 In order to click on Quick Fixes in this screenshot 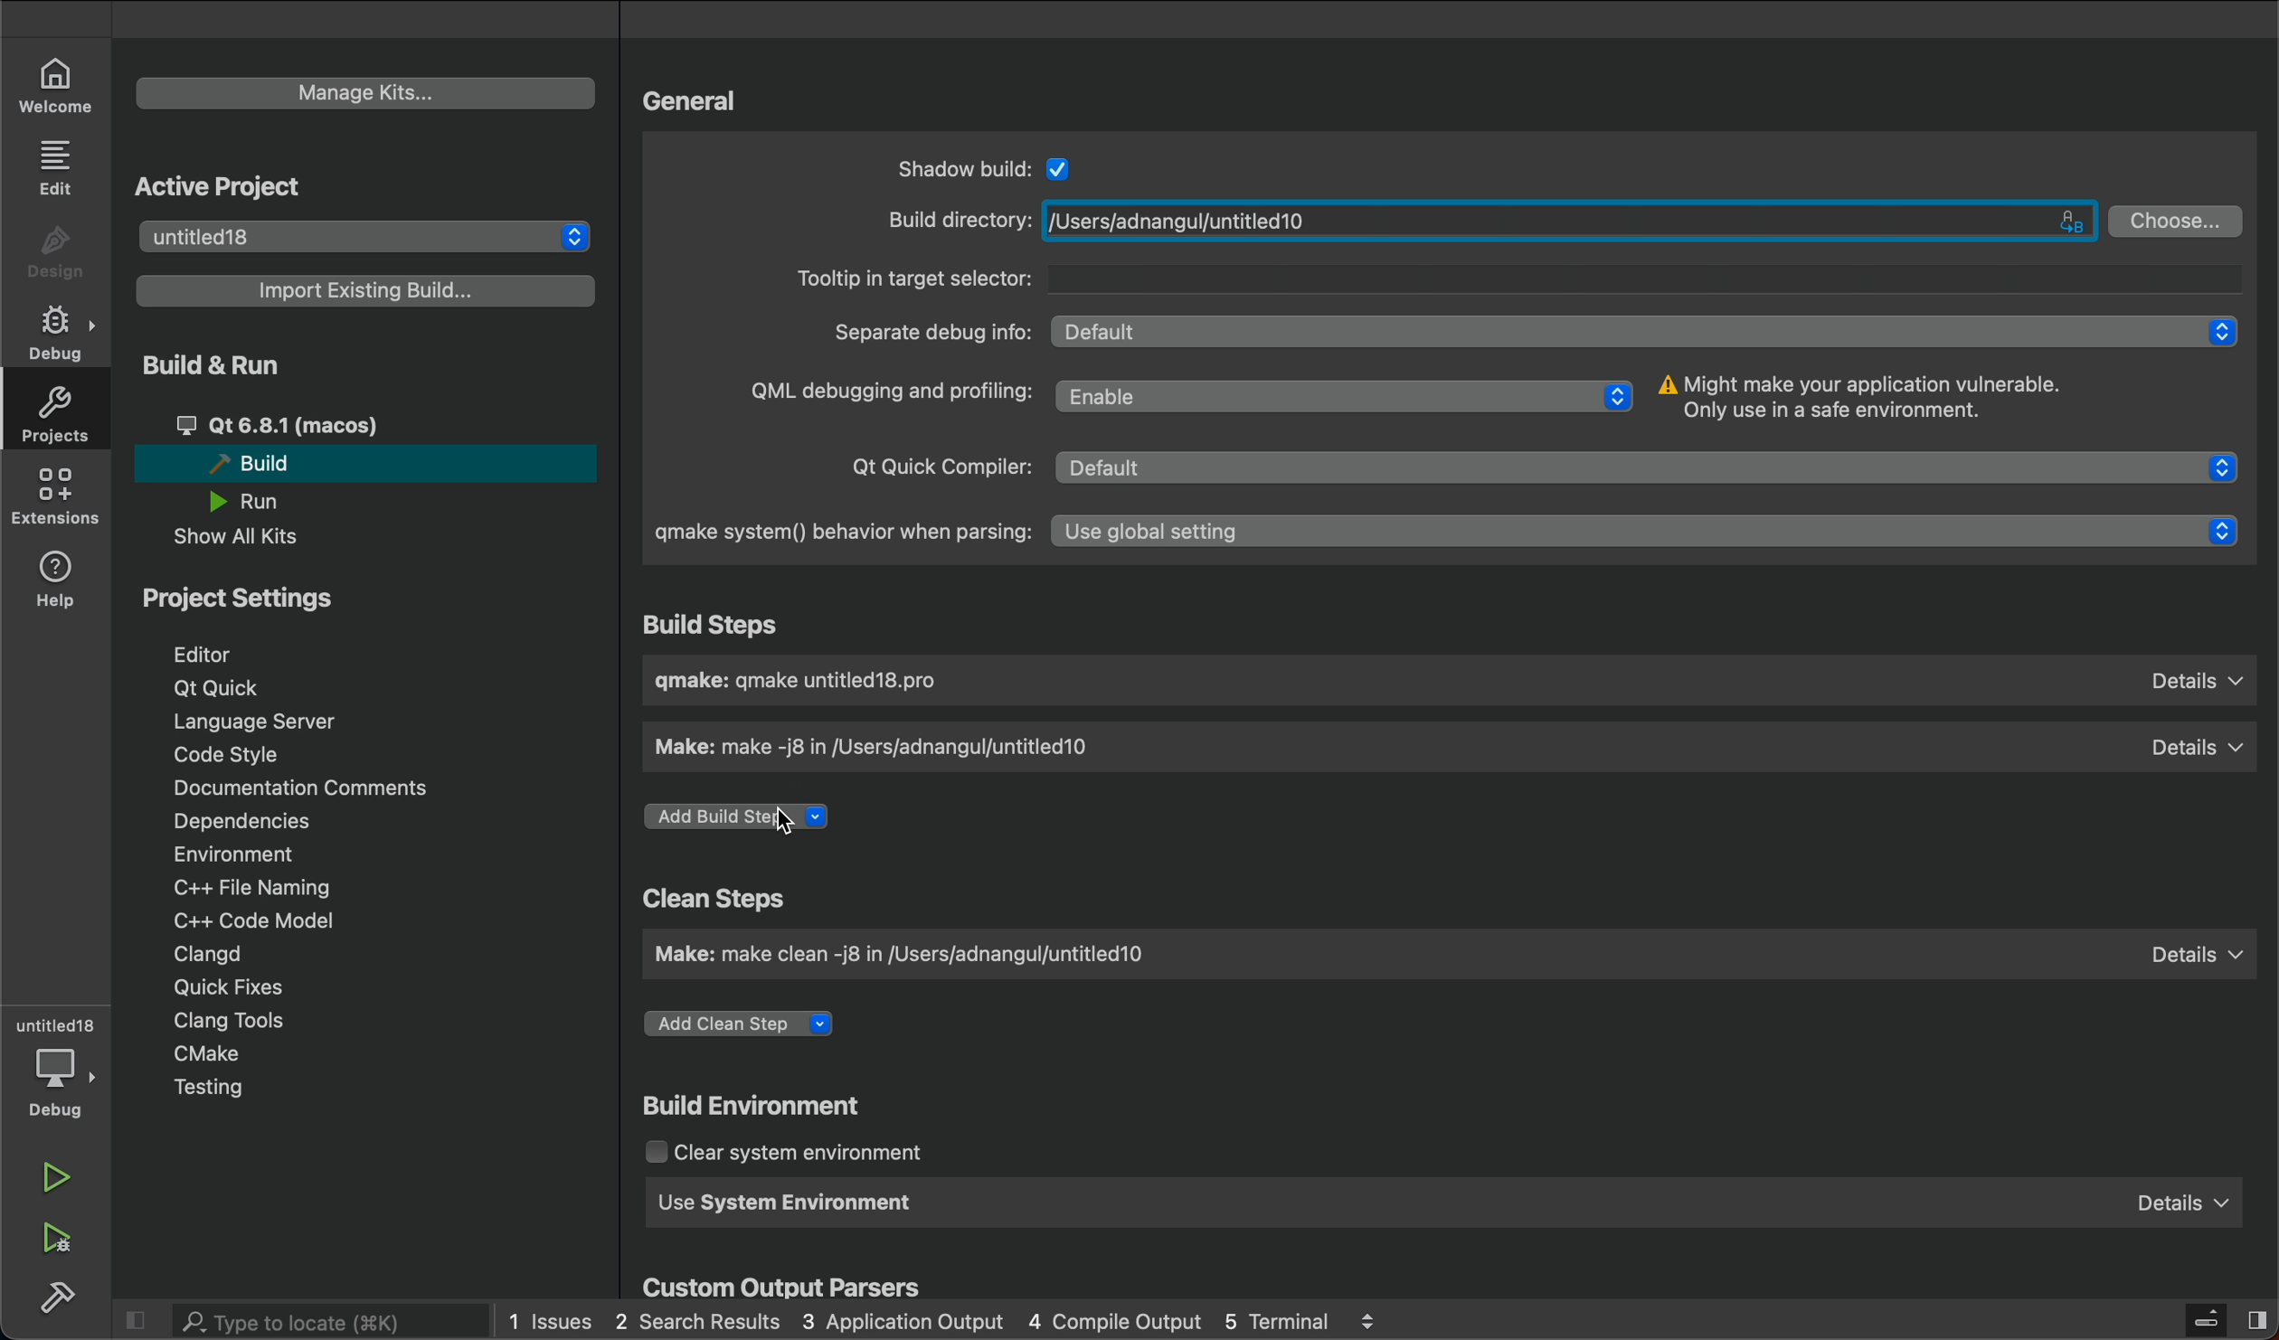, I will do `click(227, 986)`.